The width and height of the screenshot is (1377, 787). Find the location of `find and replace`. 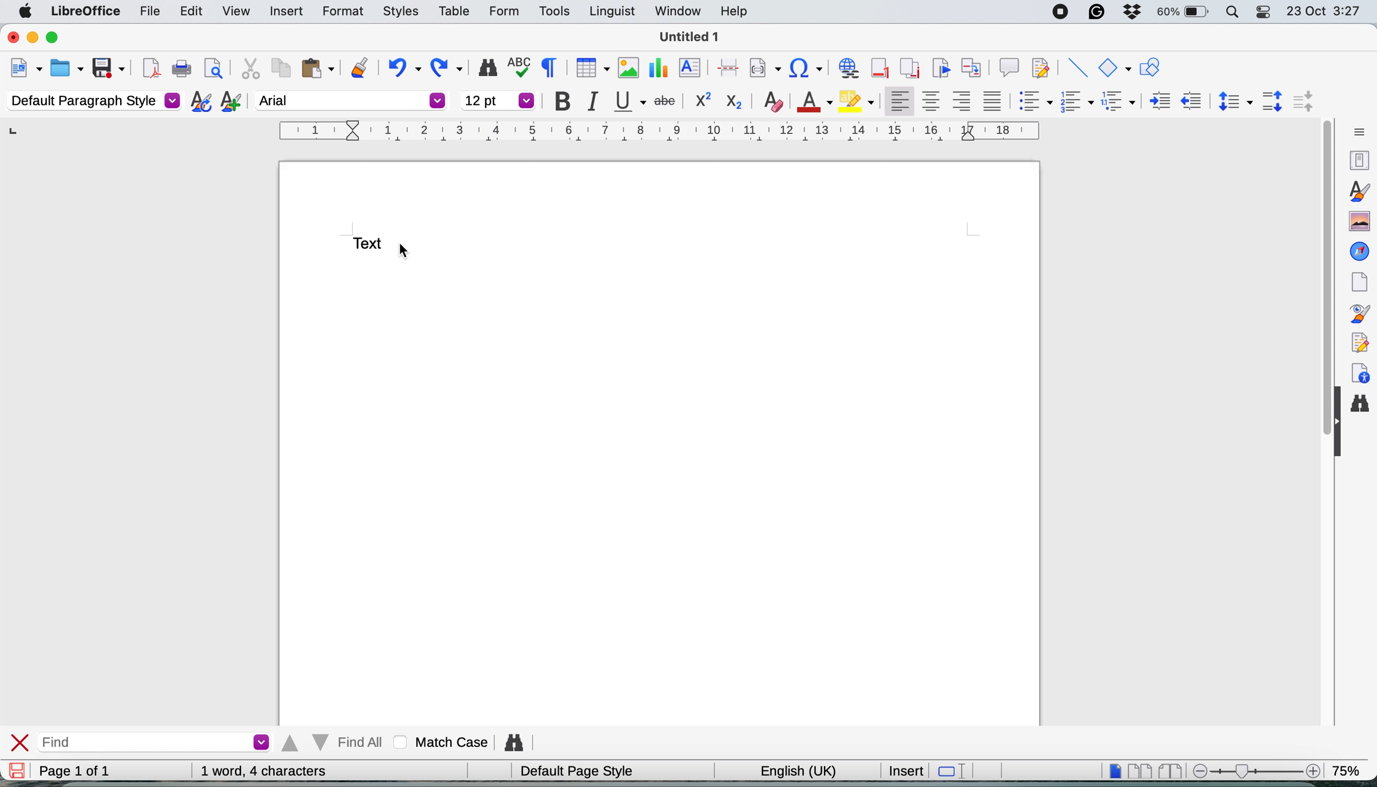

find and replace is located at coordinates (484, 68).